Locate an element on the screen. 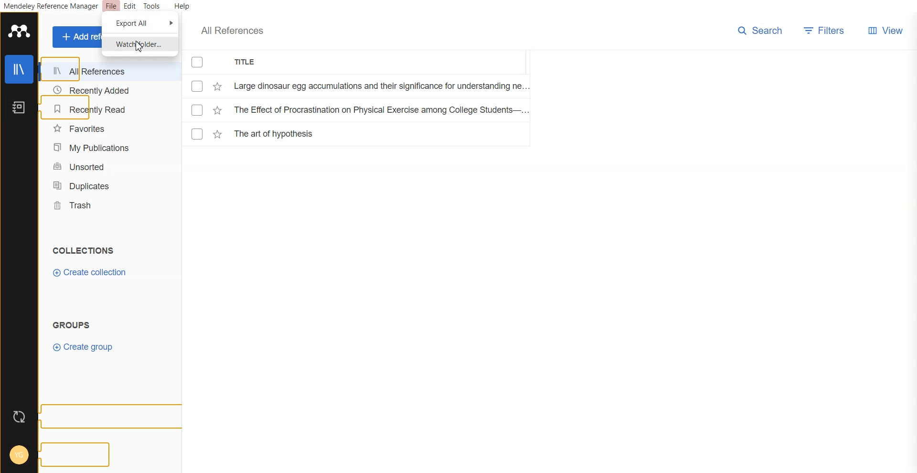 This screenshot has height=473, width=917. My Publication is located at coordinates (102, 147).